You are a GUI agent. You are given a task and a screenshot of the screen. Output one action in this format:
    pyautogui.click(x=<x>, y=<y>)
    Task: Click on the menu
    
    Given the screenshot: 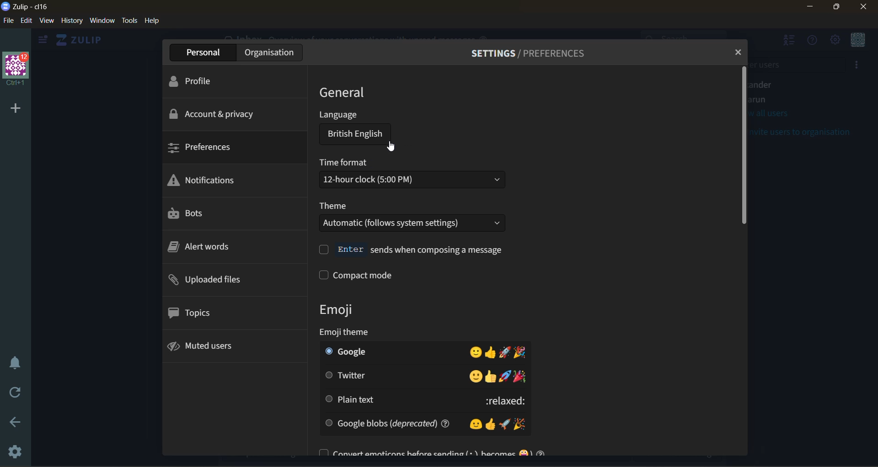 What is the action you would take?
    pyautogui.click(x=857, y=42)
    